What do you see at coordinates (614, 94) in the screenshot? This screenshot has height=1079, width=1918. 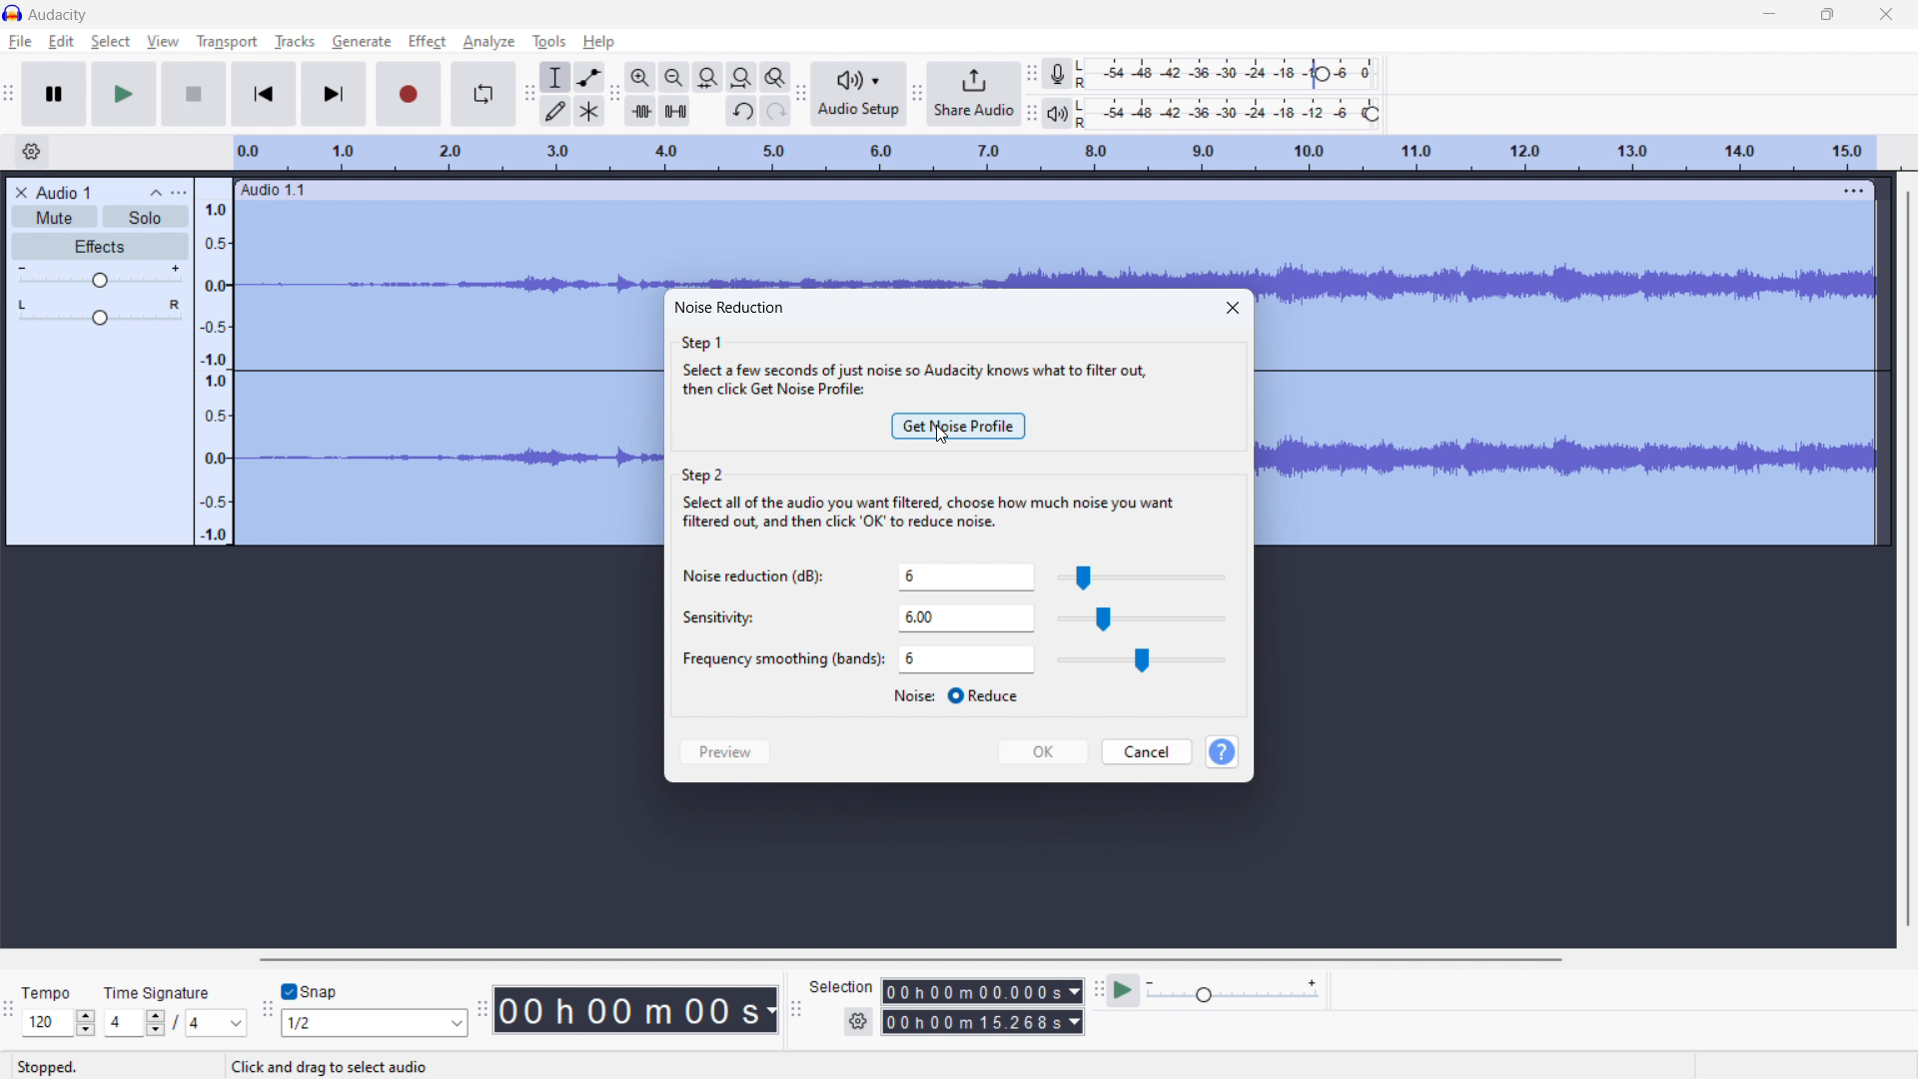 I see `edit toolbar` at bounding box center [614, 94].